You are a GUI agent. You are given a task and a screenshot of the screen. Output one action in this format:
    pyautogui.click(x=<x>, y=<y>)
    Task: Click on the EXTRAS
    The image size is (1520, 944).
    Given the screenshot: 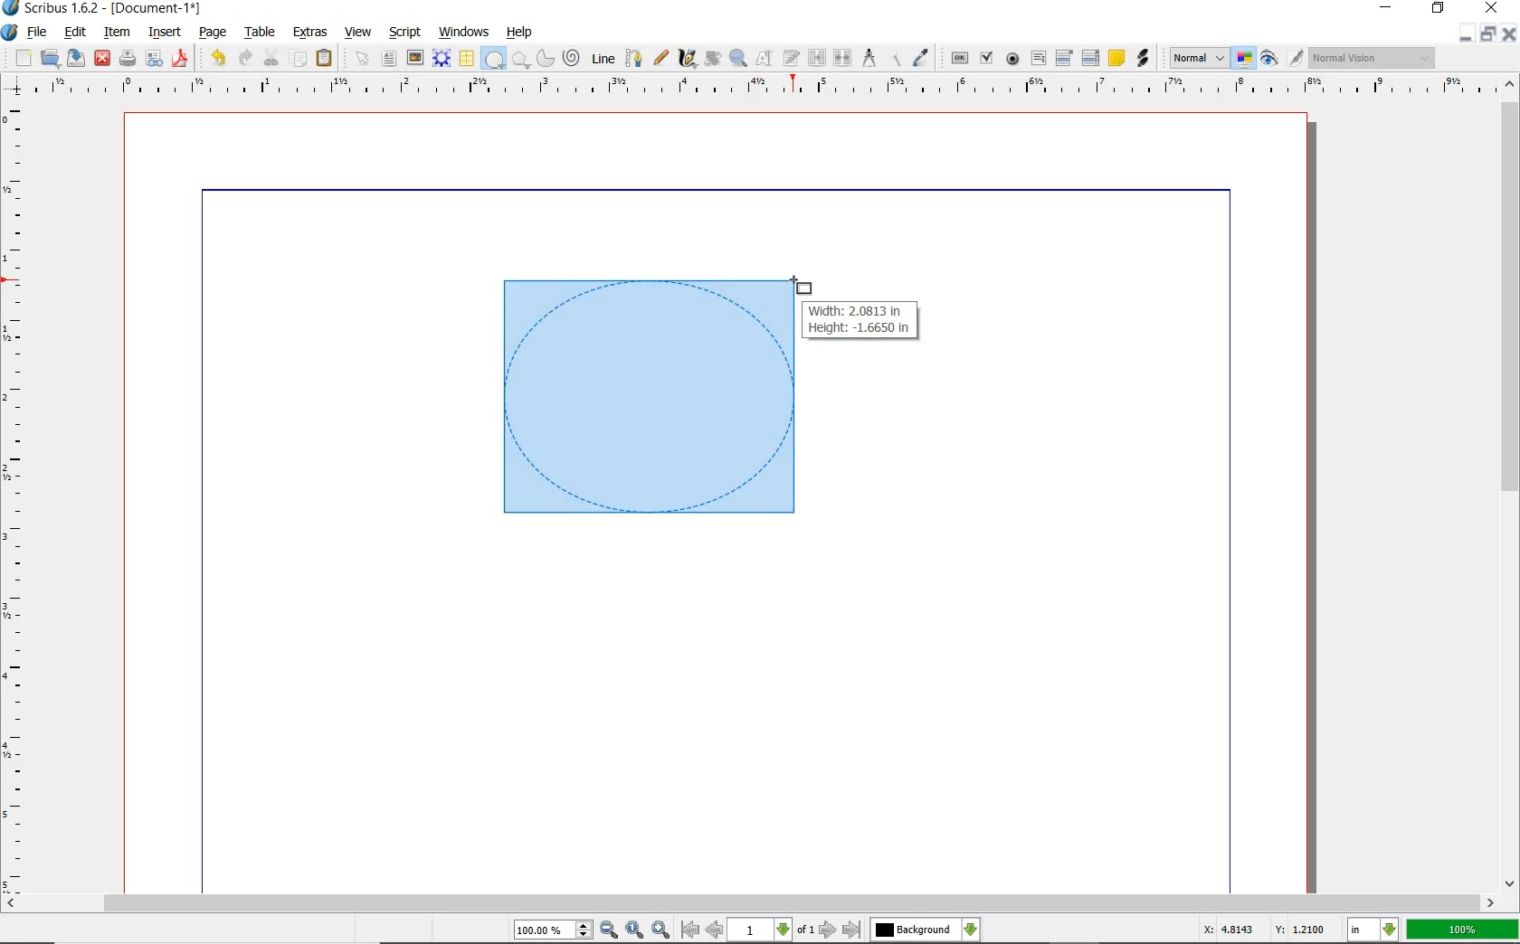 What is the action you would take?
    pyautogui.click(x=310, y=33)
    